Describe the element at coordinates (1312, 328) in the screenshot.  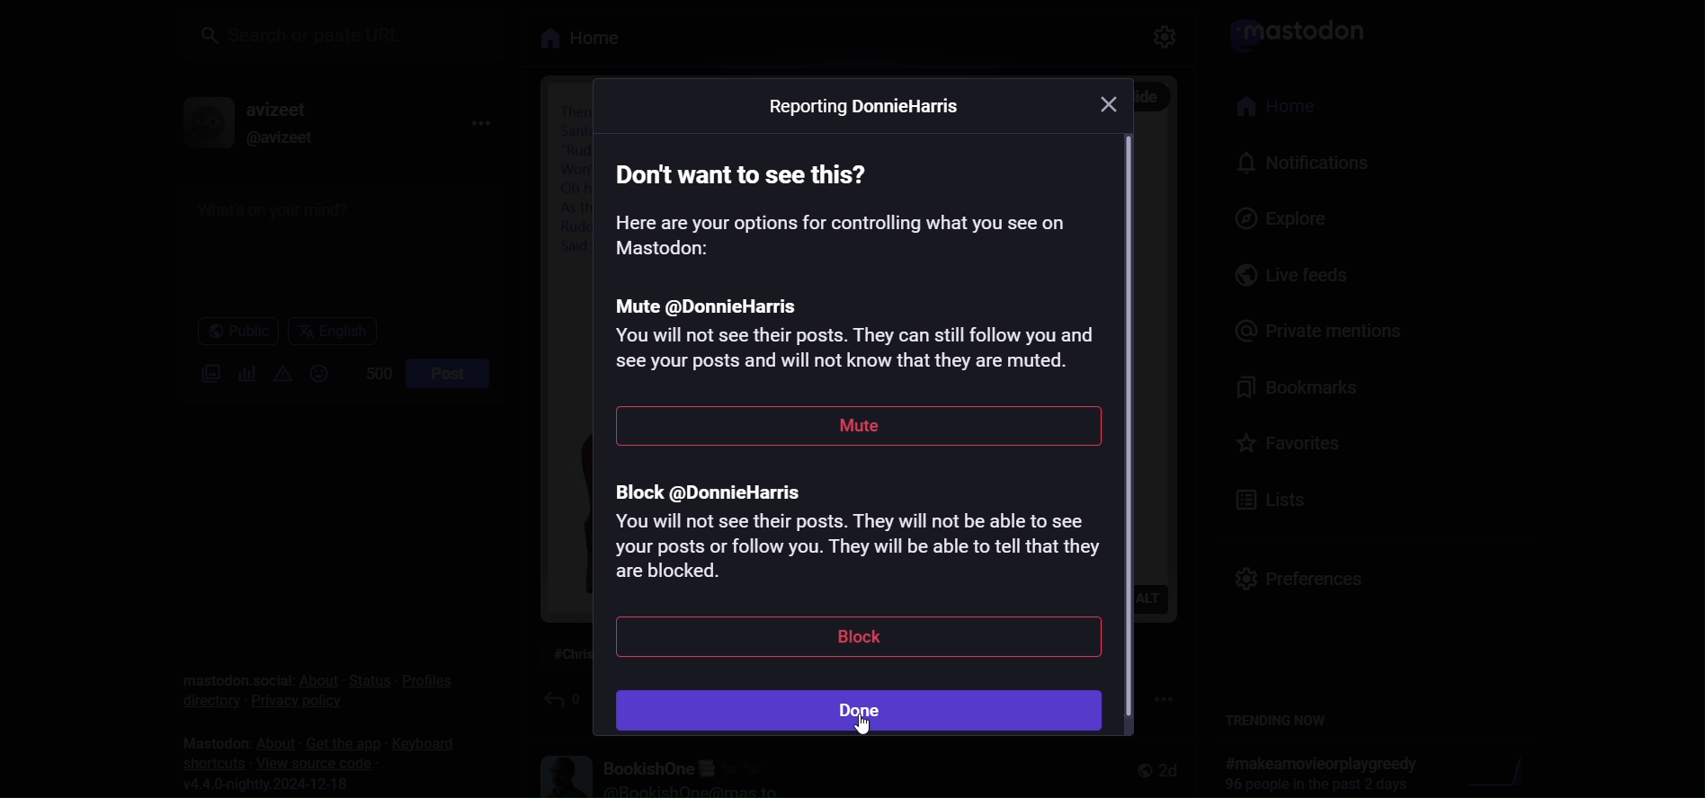
I see `private mention` at that location.